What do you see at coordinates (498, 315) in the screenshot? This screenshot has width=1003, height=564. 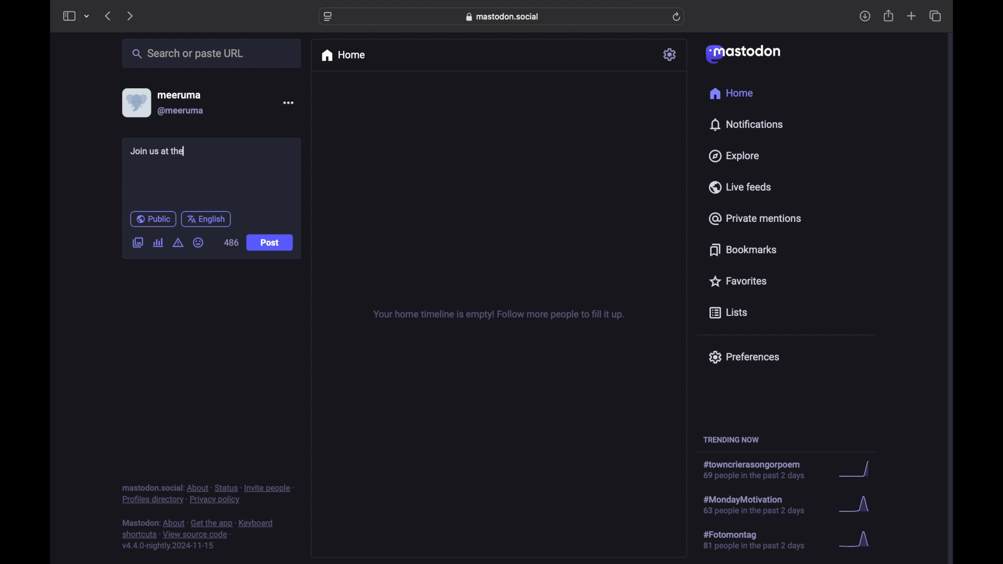 I see `your home timeline is empty! follow more people to fill it up` at bounding box center [498, 315].